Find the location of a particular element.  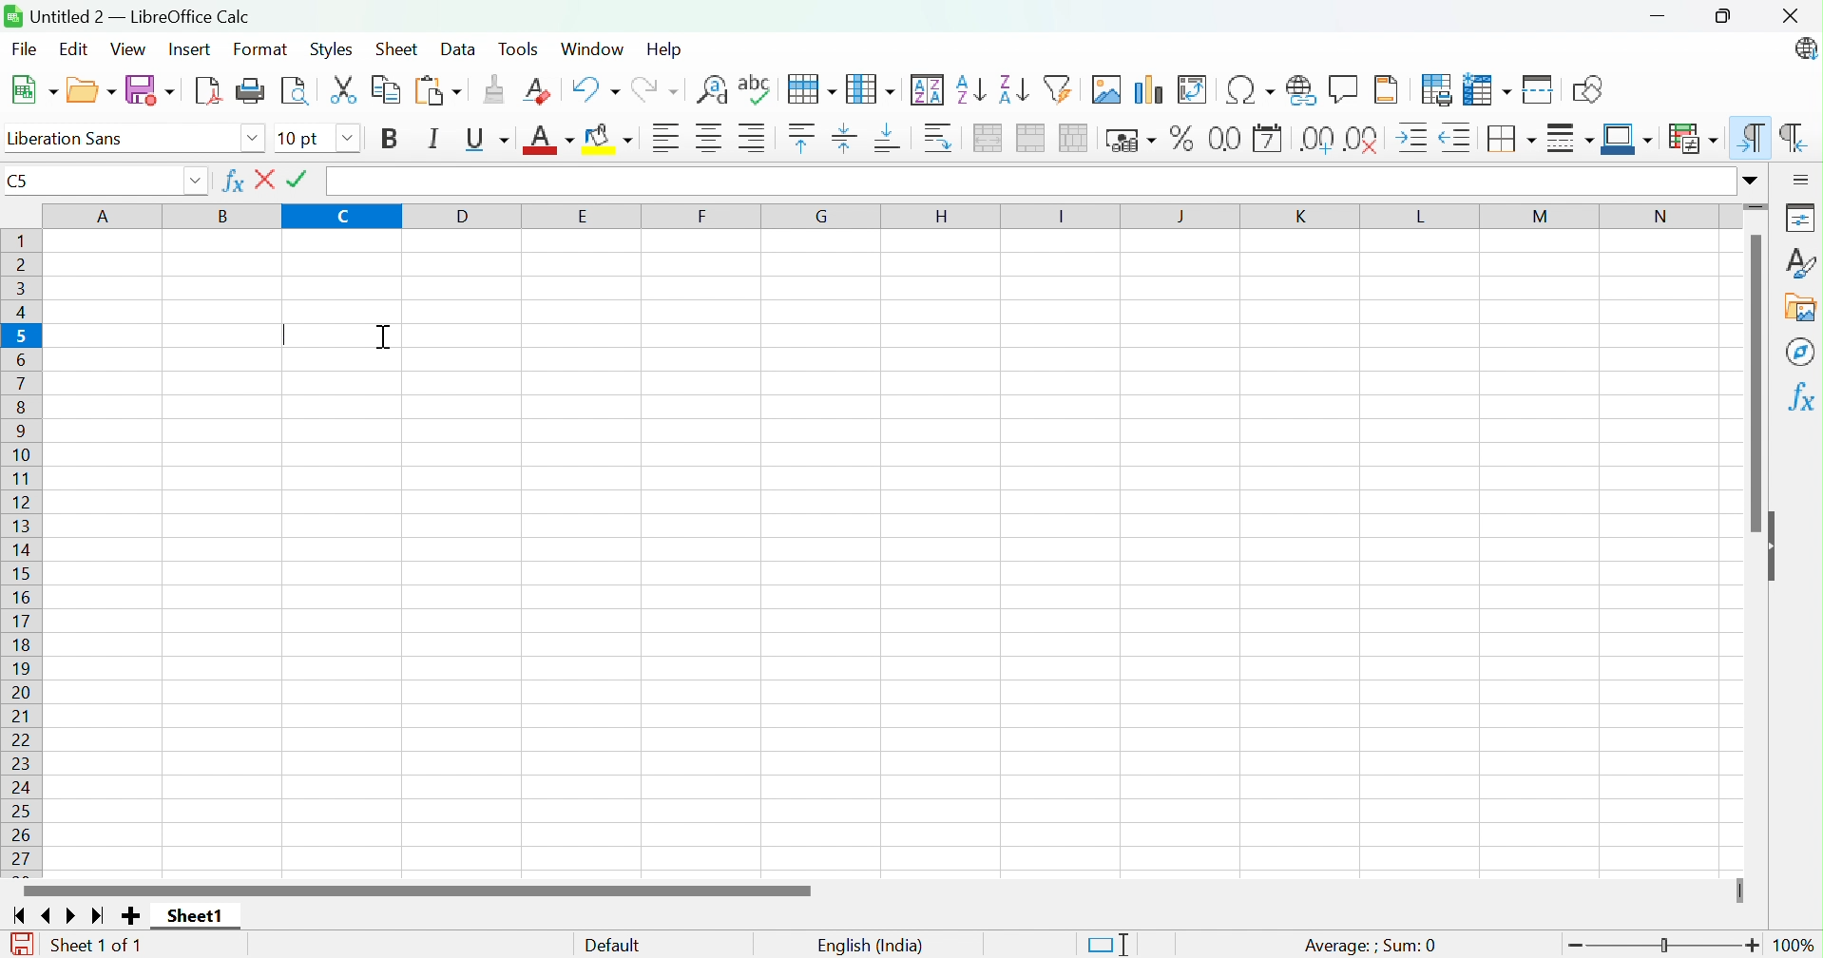

Edit is located at coordinates (75, 52).